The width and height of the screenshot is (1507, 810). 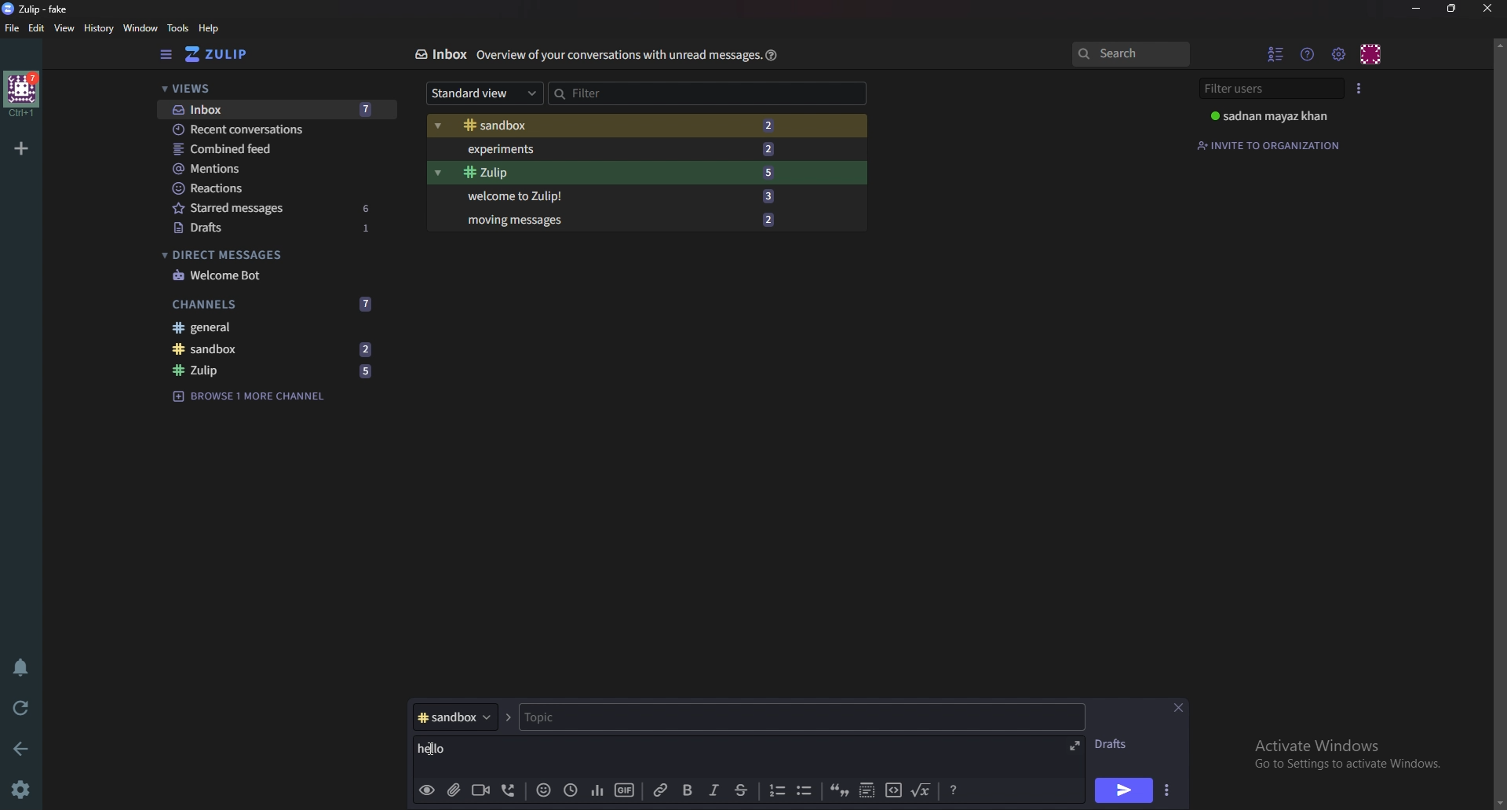 What do you see at coordinates (20, 148) in the screenshot?
I see `Add organization` at bounding box center [20, 148].